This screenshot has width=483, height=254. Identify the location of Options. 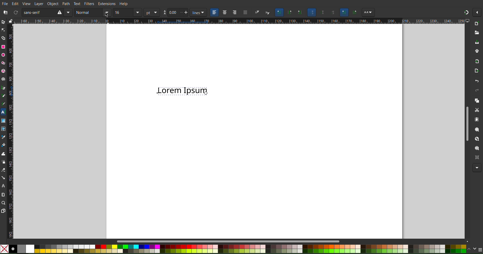
(477, 13).